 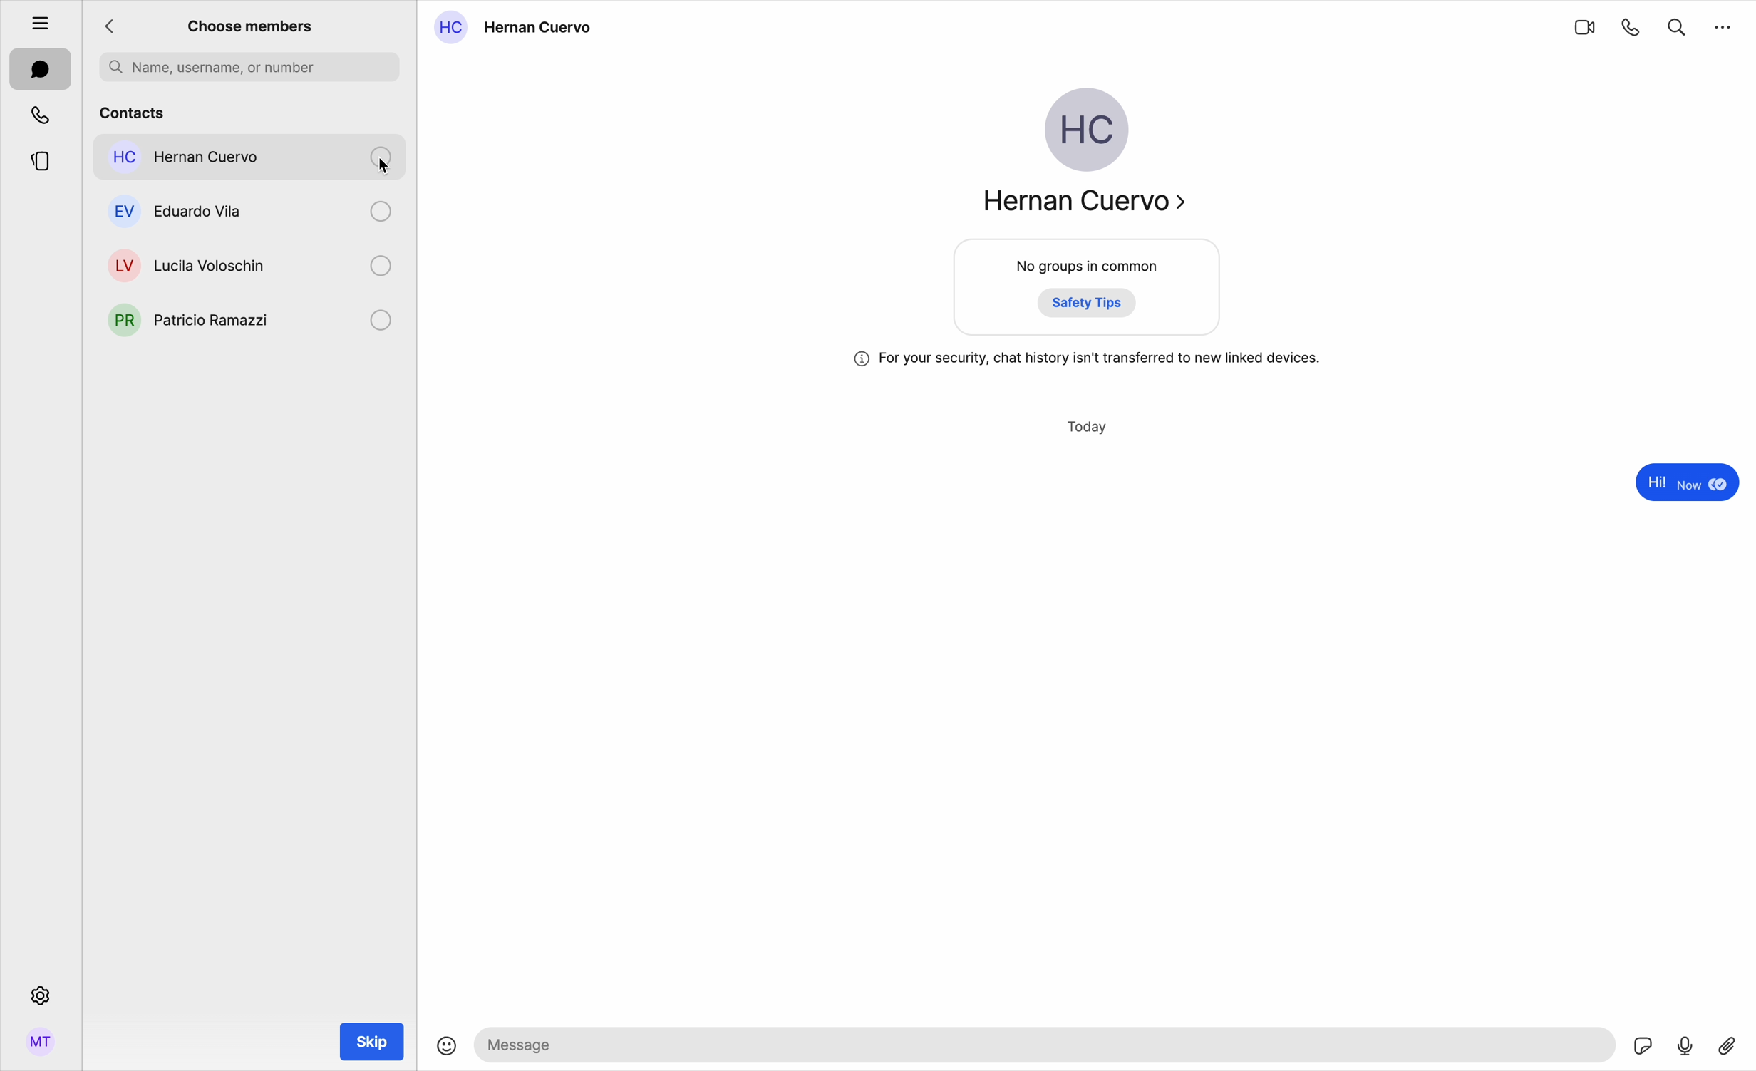 What do you see at coordinates (1632, 26) in the screenshot?
I see `call` at bounding box center [1632, 26].